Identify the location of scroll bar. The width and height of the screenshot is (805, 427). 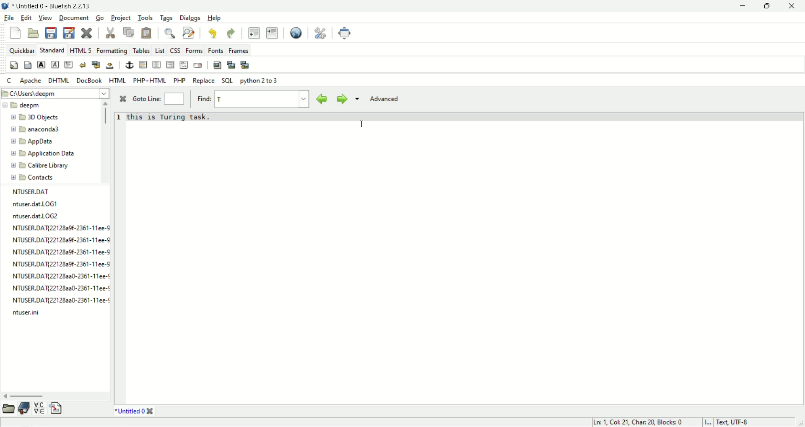
(53, 396).